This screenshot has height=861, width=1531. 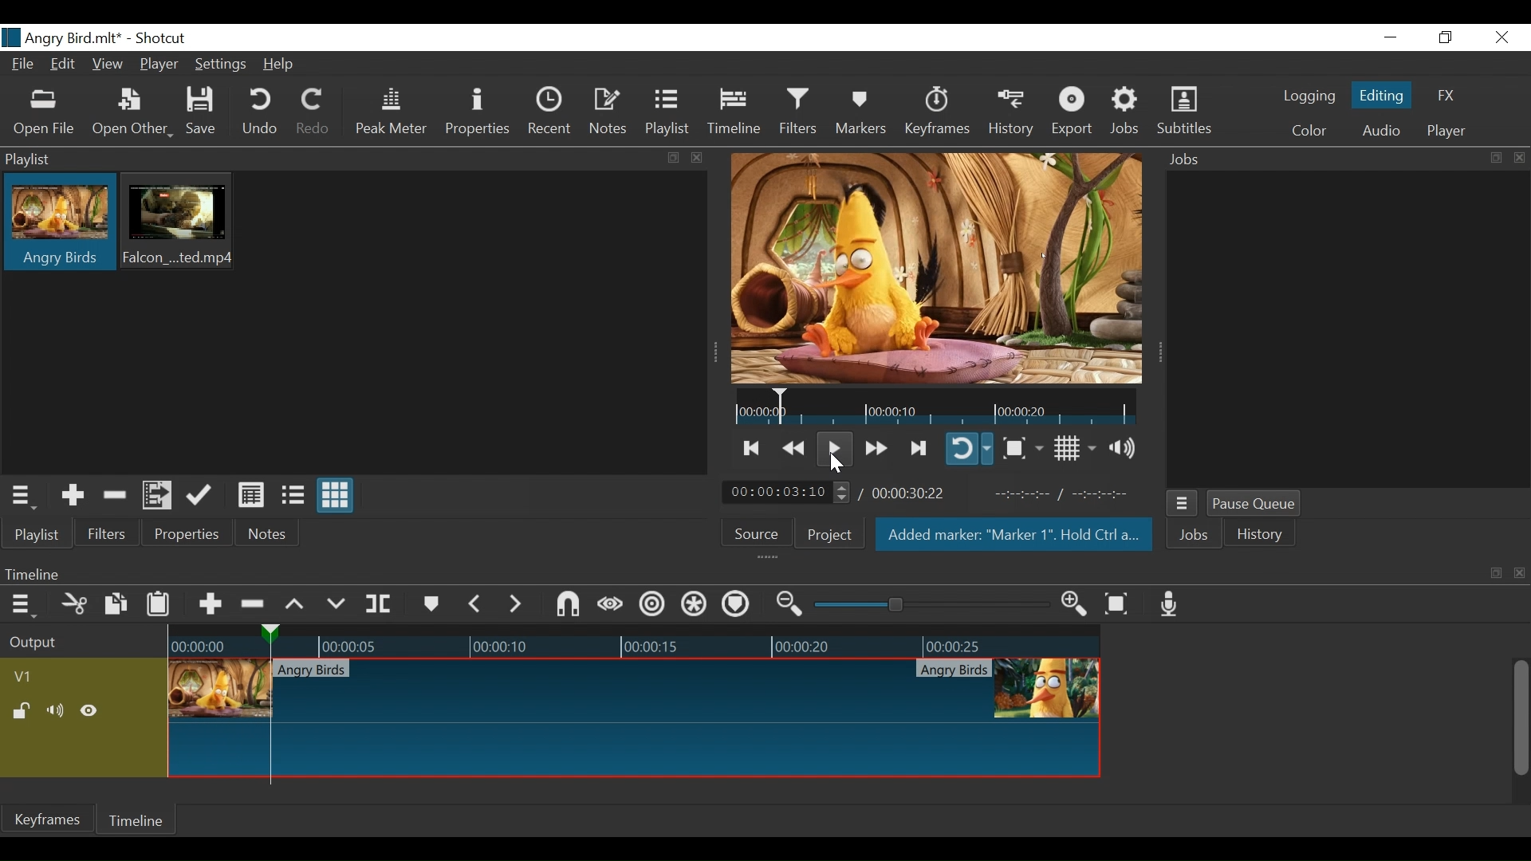 I want to click on Play backward quickly, so click(x=796, y=446).